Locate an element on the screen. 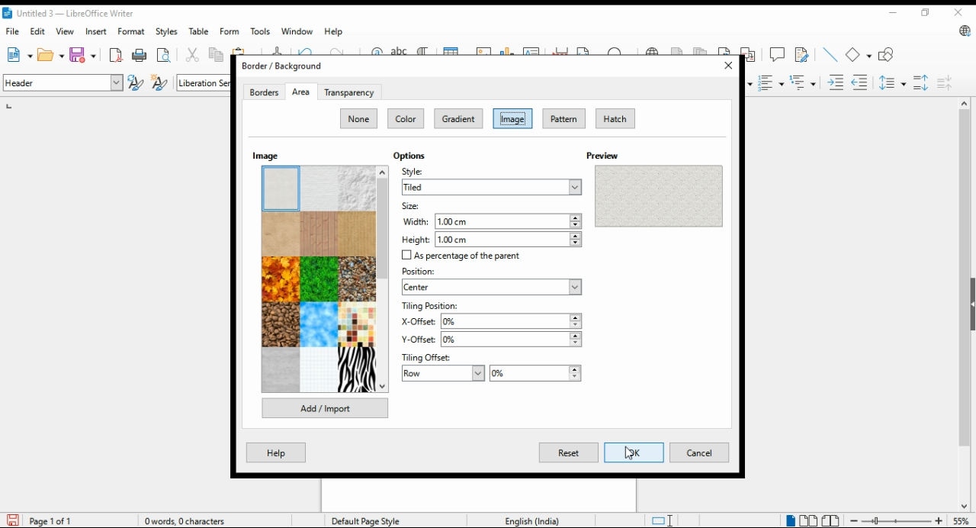 This screenshot has height=528, width=976. copy is located at coordinates (217, 56).